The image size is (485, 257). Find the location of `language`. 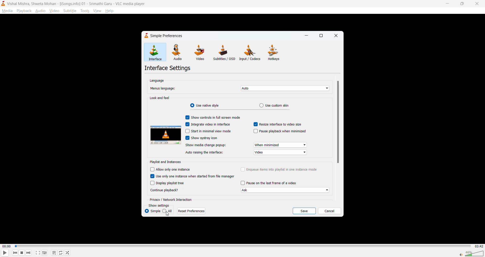

language is located at coordinates (158, 80).